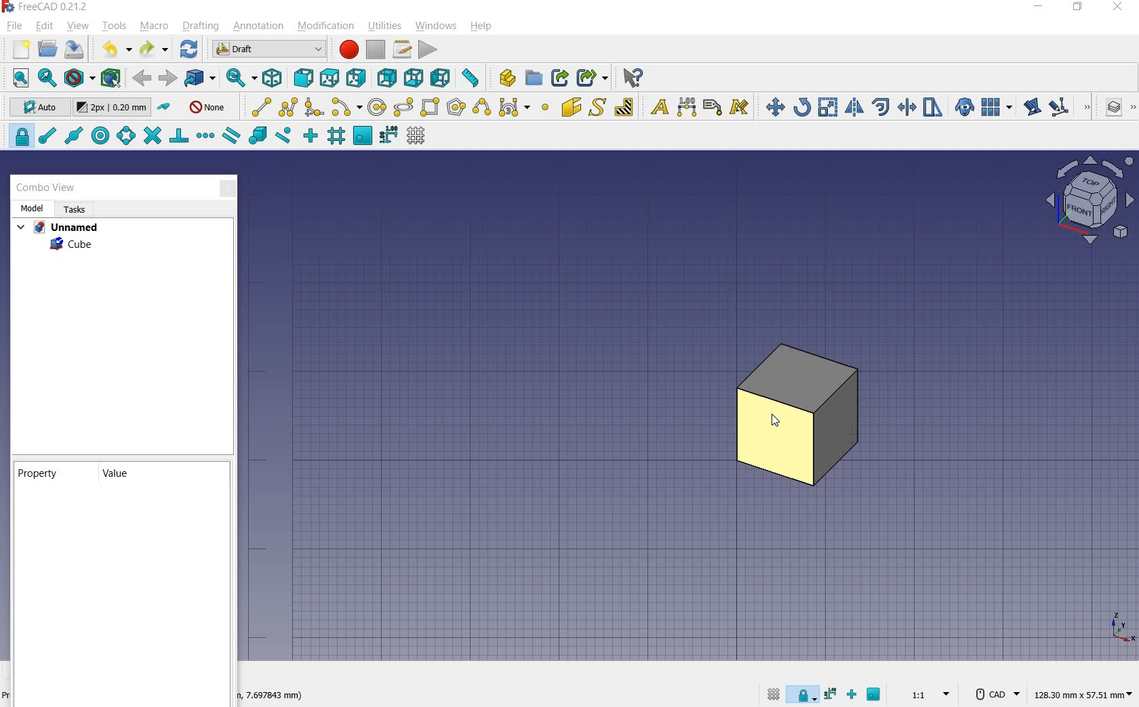 This screenshot has width=1139, height=707. I want to click on snap lock, so click(18, 136).